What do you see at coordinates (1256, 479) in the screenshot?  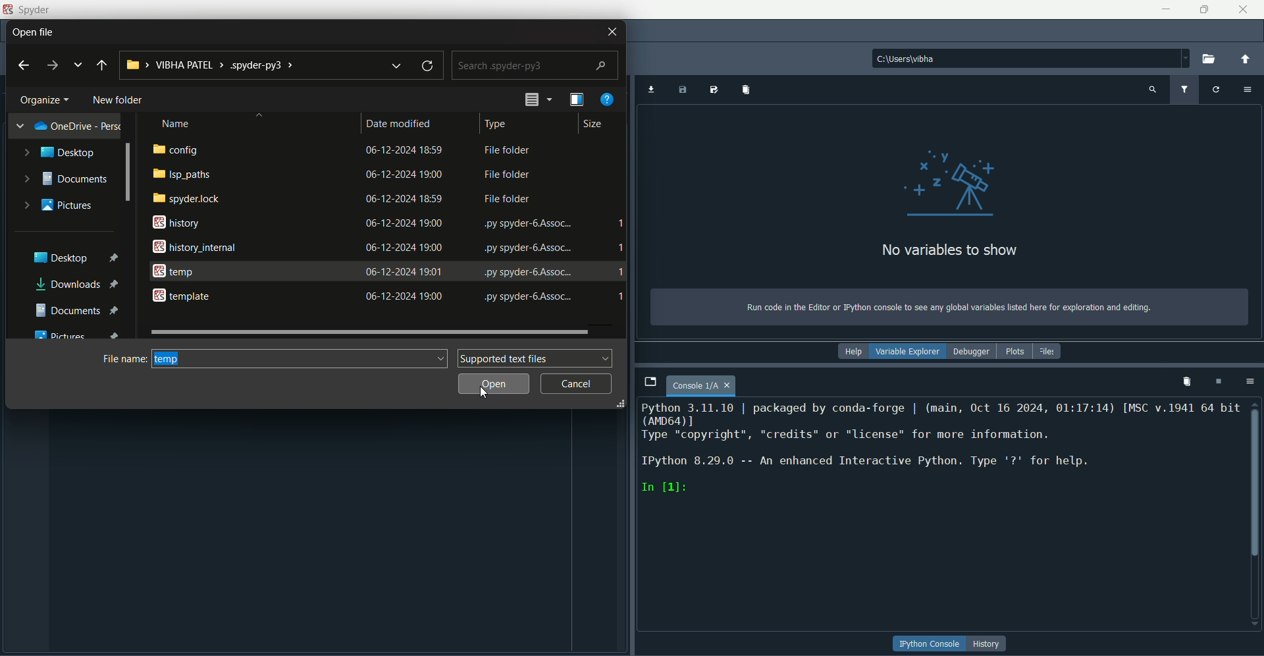 I see `scroll bar` at bounding box center [1256, 479].